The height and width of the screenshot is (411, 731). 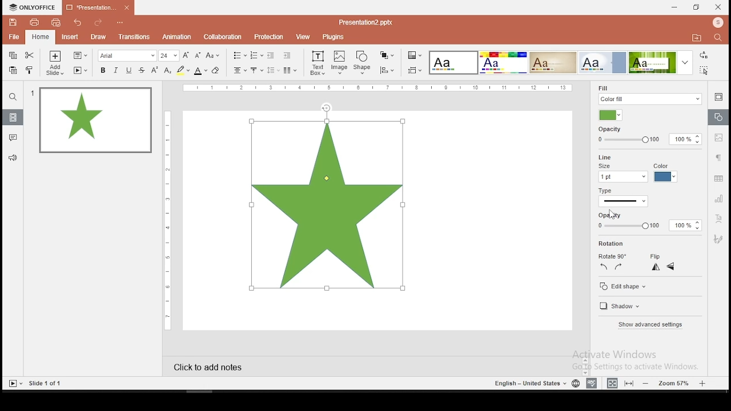 What do you see at coordinates (170, 219) in the screenshot?
I see `vertical scale` at bounding box center [170, 219].